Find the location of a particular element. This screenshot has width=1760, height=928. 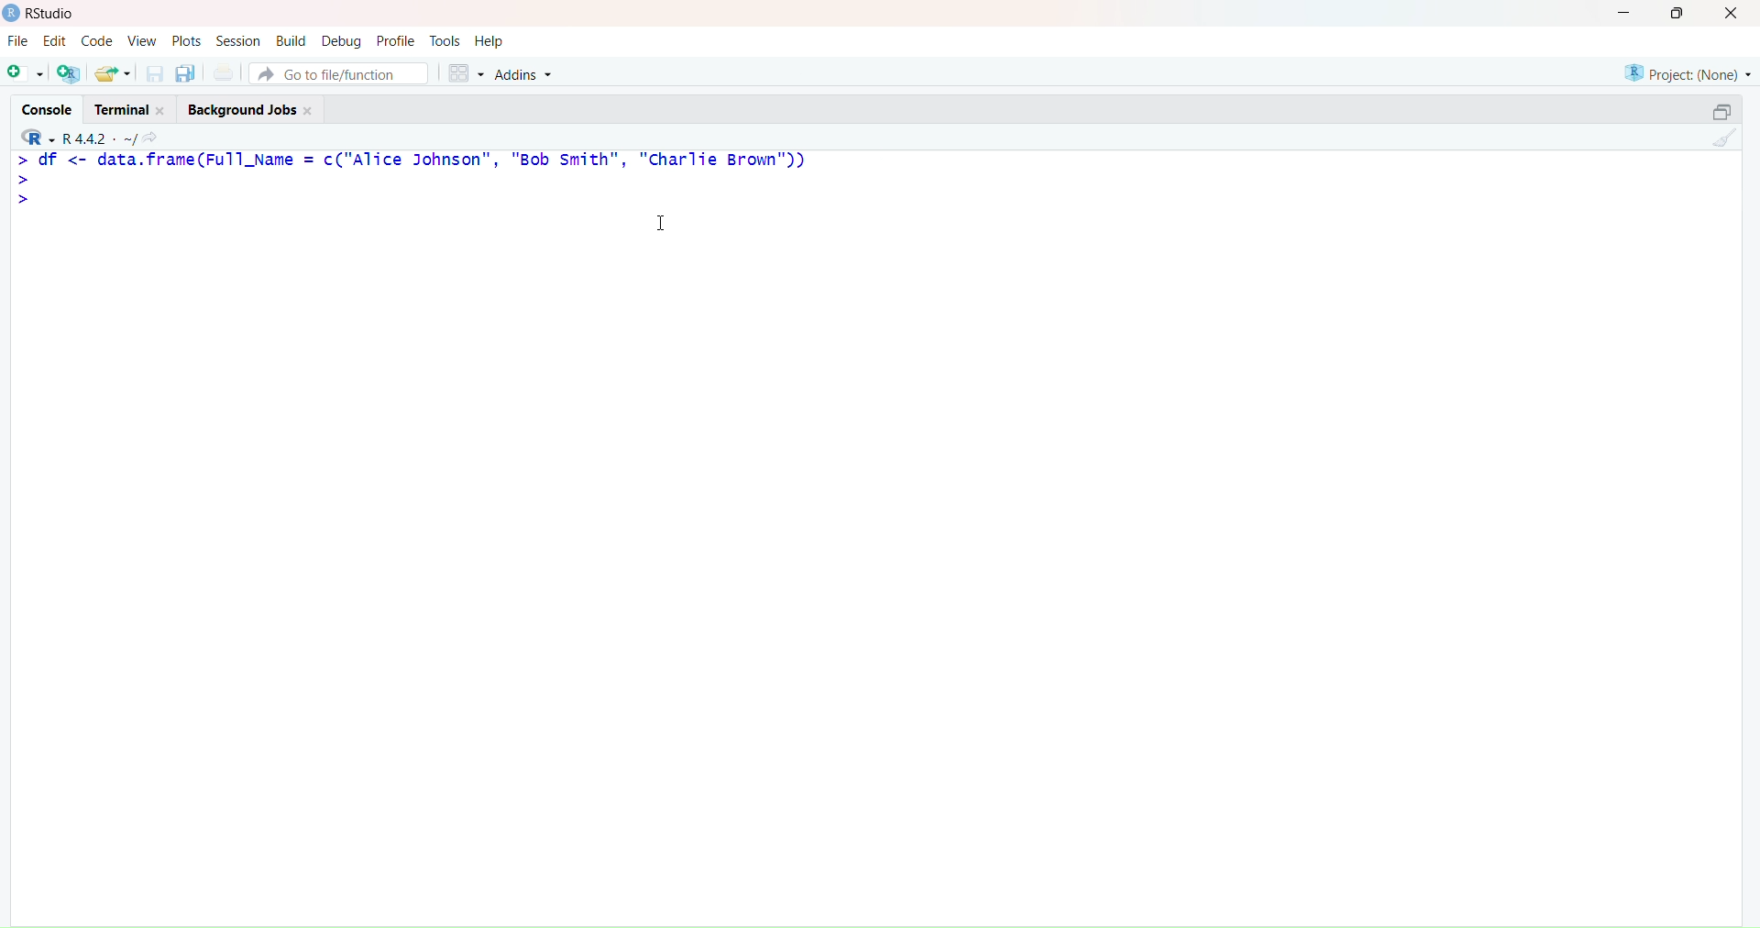

Save all open documents (Ctrl + Alt + S) is located at coordinates (185, 73).